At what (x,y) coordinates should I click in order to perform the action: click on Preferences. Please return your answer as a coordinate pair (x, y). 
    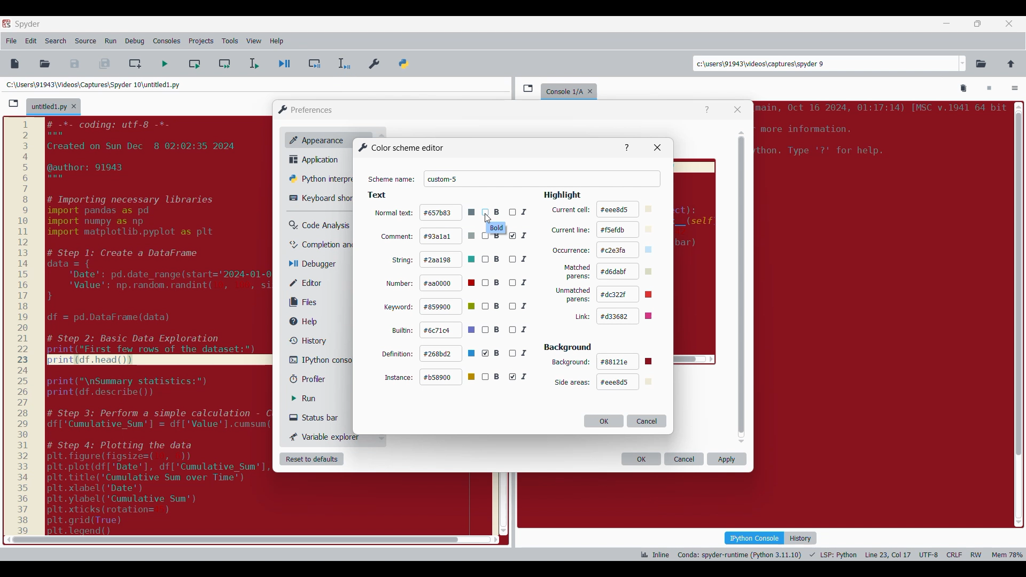
    Looking at the image, I should click on (375, 61).